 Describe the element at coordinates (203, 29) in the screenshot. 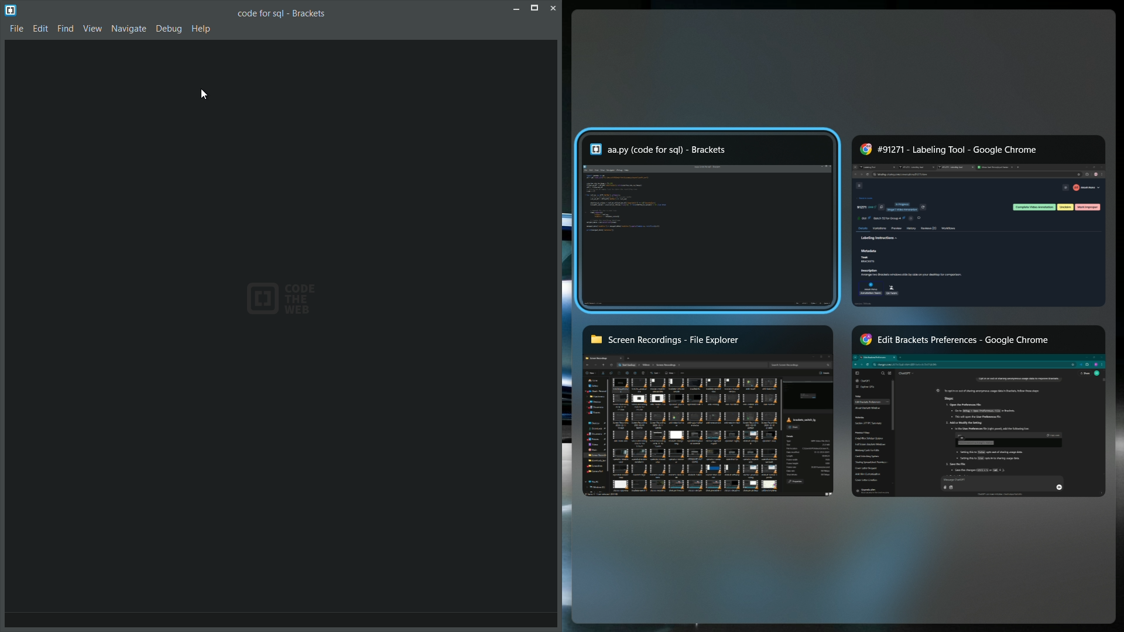

I see `Help` at that location.